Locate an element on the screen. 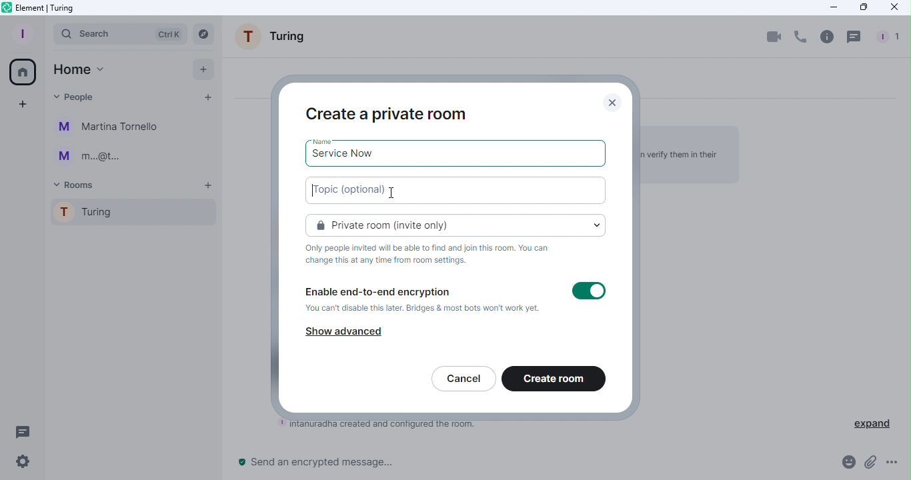 The height and width of the screenshot is (480, 911). Information is located at coordinates (433, 255).